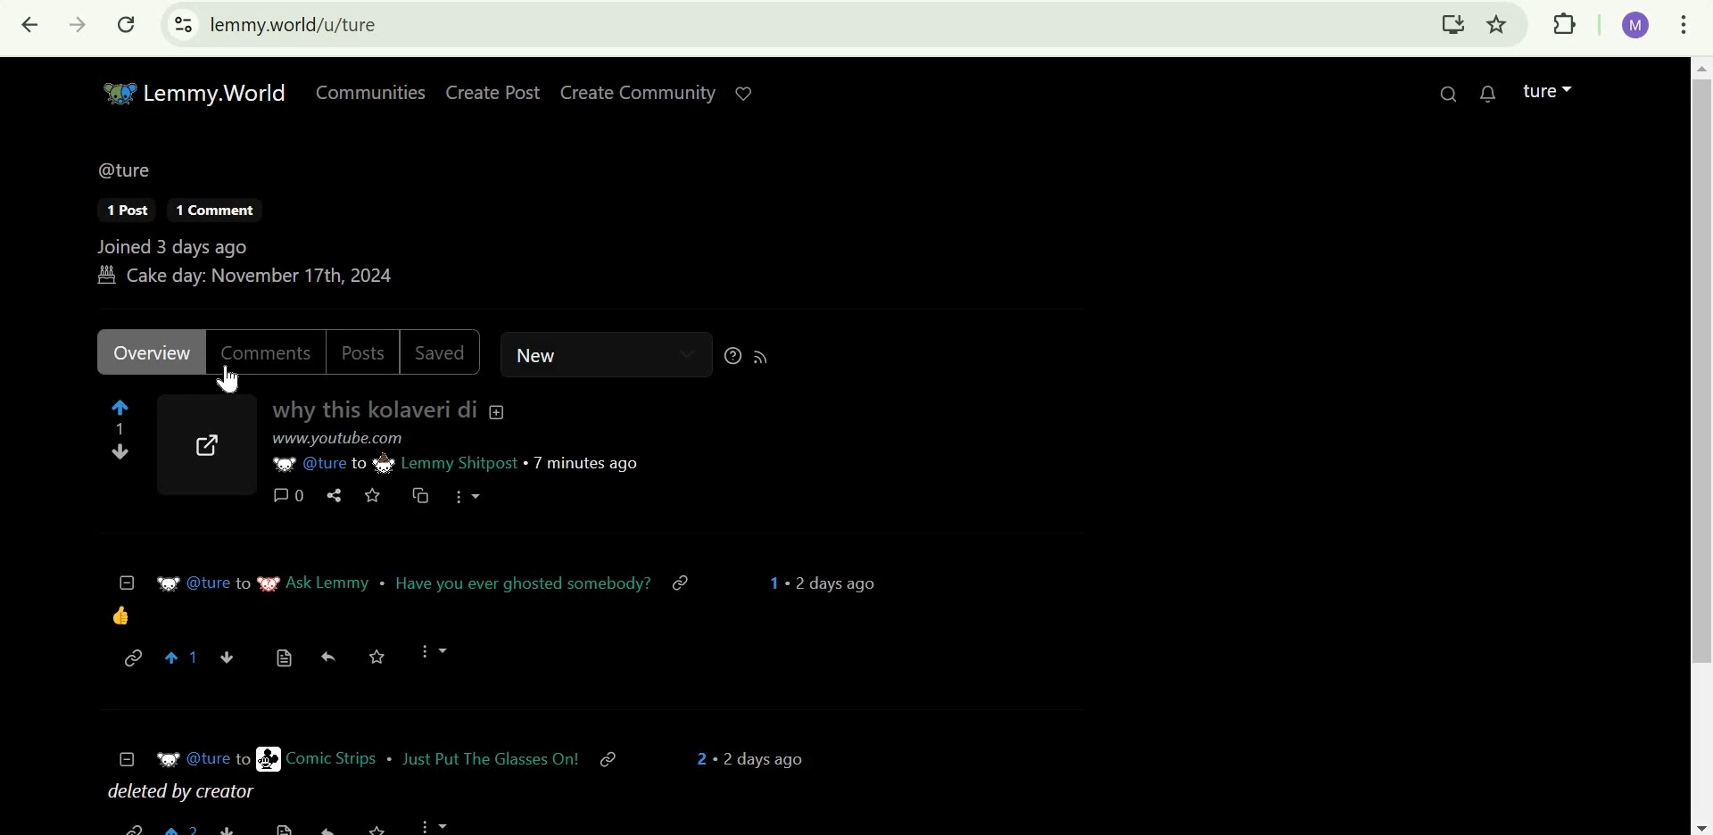 The width and height of the screenshot is (1713, 835). I want to click on community name, so click(316, 584).